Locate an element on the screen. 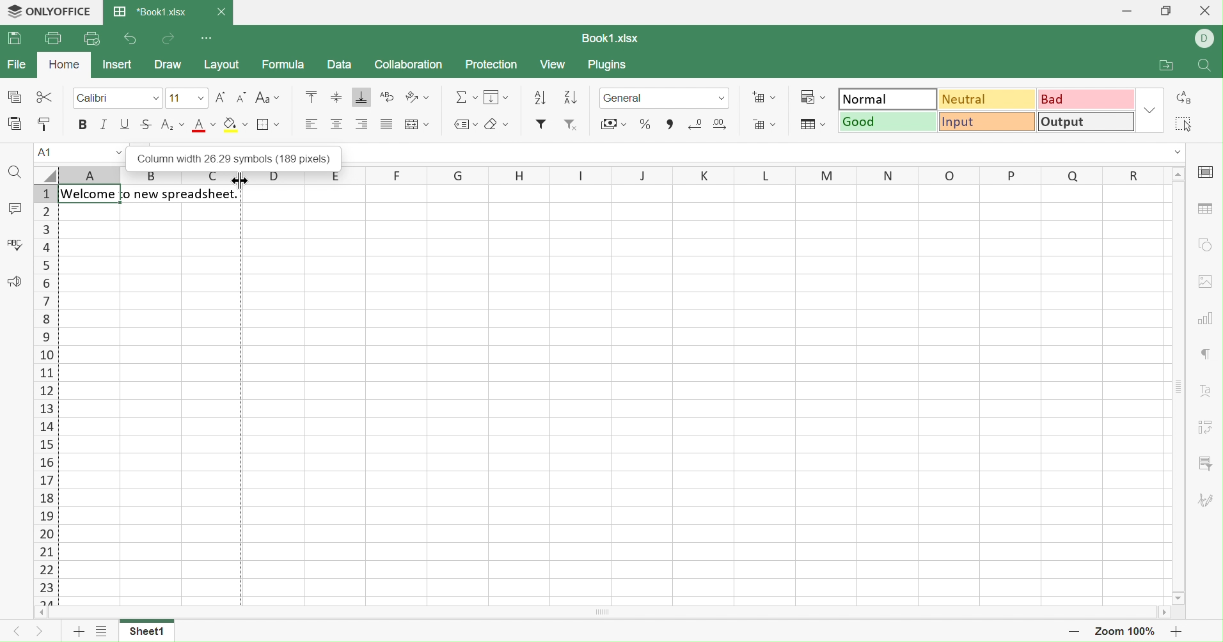 This screenshot has height=642, width=1223. Redo is located at coordinates (171, 40).